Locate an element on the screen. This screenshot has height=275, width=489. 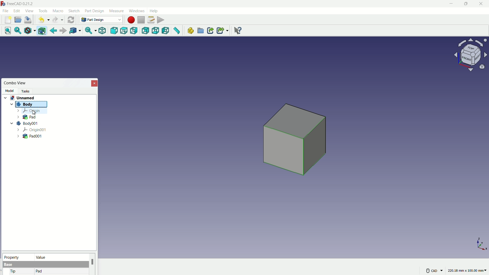
save file is located at coordinates (29, 20).